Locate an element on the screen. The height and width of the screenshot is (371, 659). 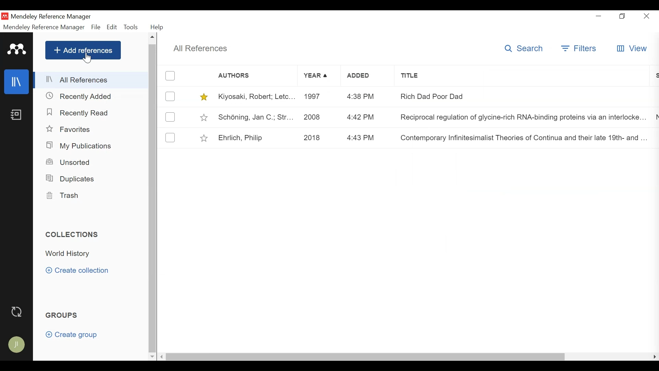
Close is located at coordinates (647, 16).